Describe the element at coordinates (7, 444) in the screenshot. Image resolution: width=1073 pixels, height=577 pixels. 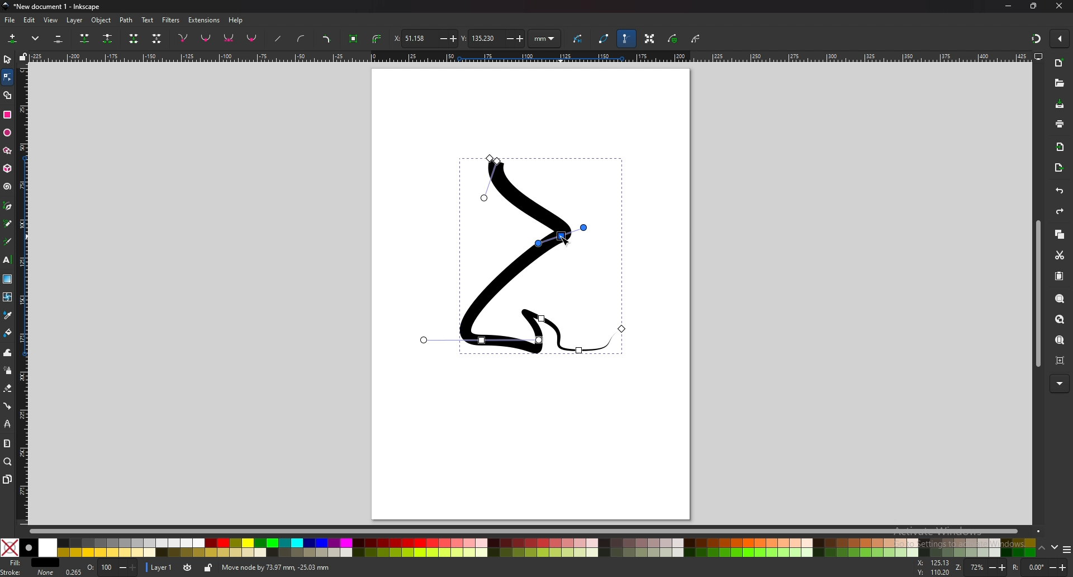
I see `measure` at that location.